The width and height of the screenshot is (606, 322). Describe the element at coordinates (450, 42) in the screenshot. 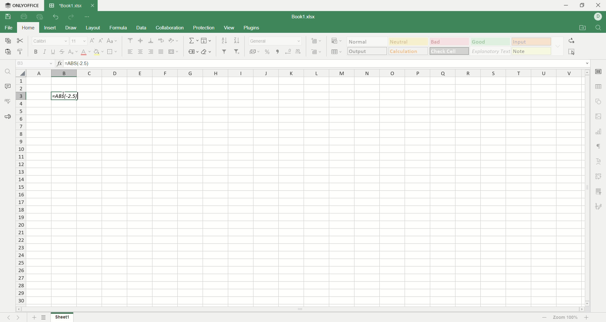

I see `bad` at that location.